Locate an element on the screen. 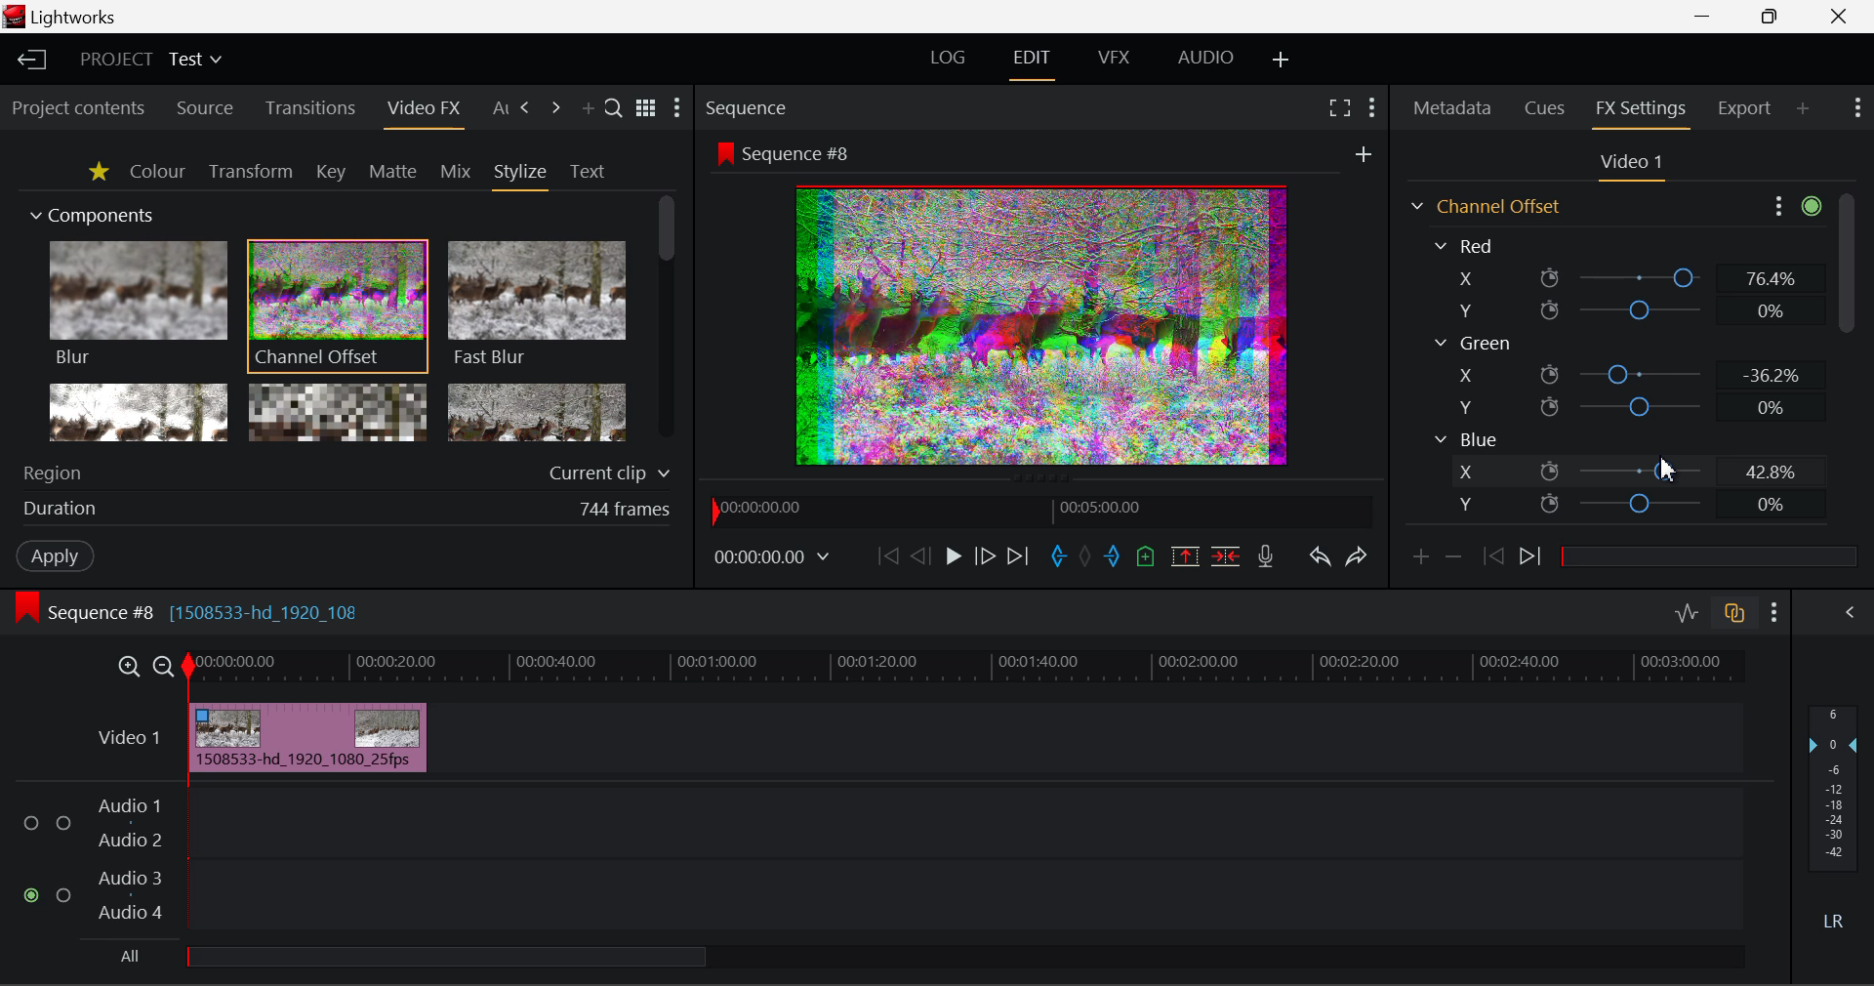  VFX Layout is located at coordinates (1114, 62).